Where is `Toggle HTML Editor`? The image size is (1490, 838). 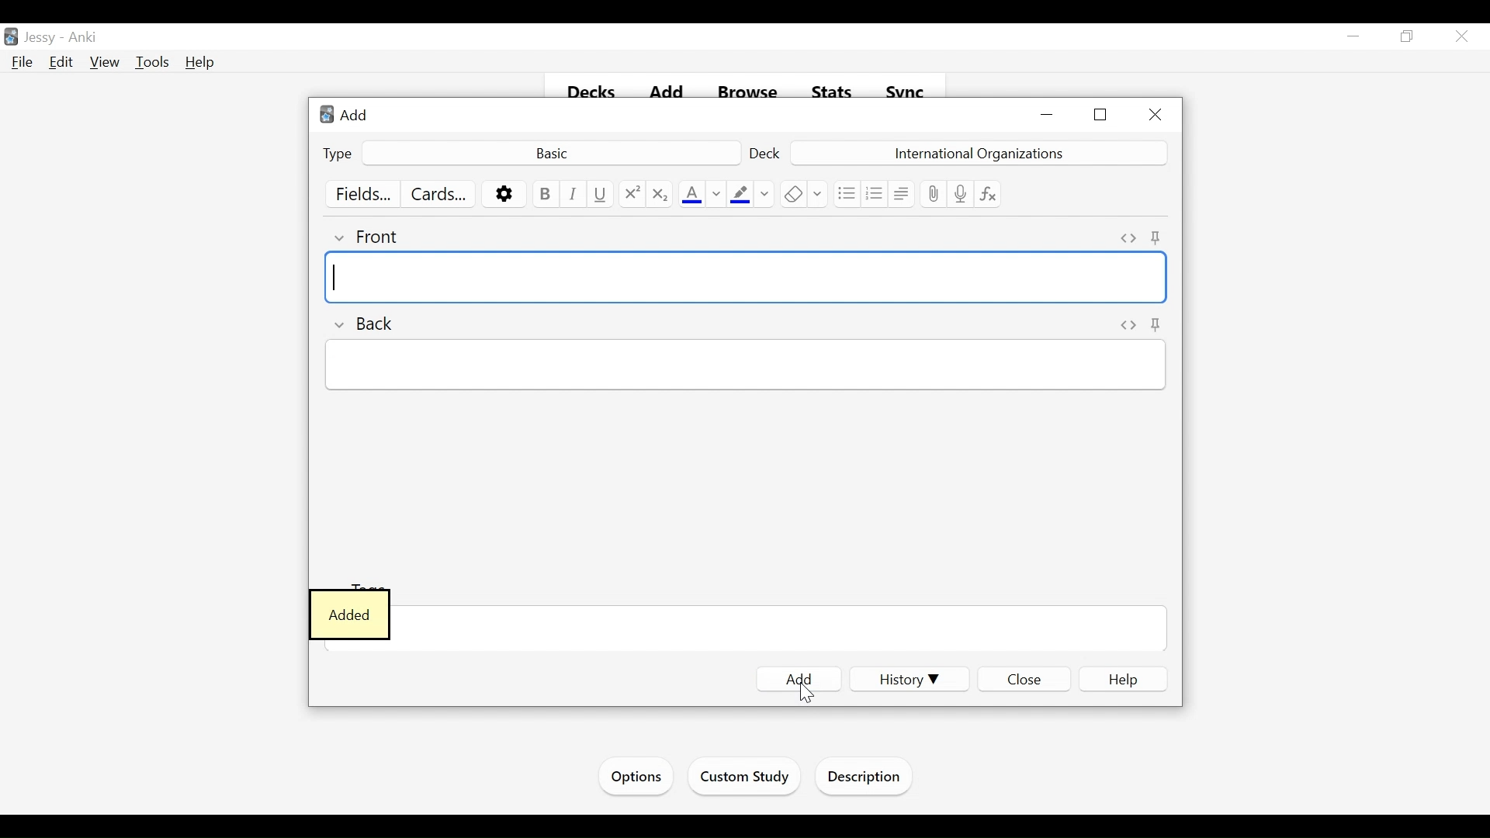 Toggle HTML Editor is located at coordinates (1128, 324).